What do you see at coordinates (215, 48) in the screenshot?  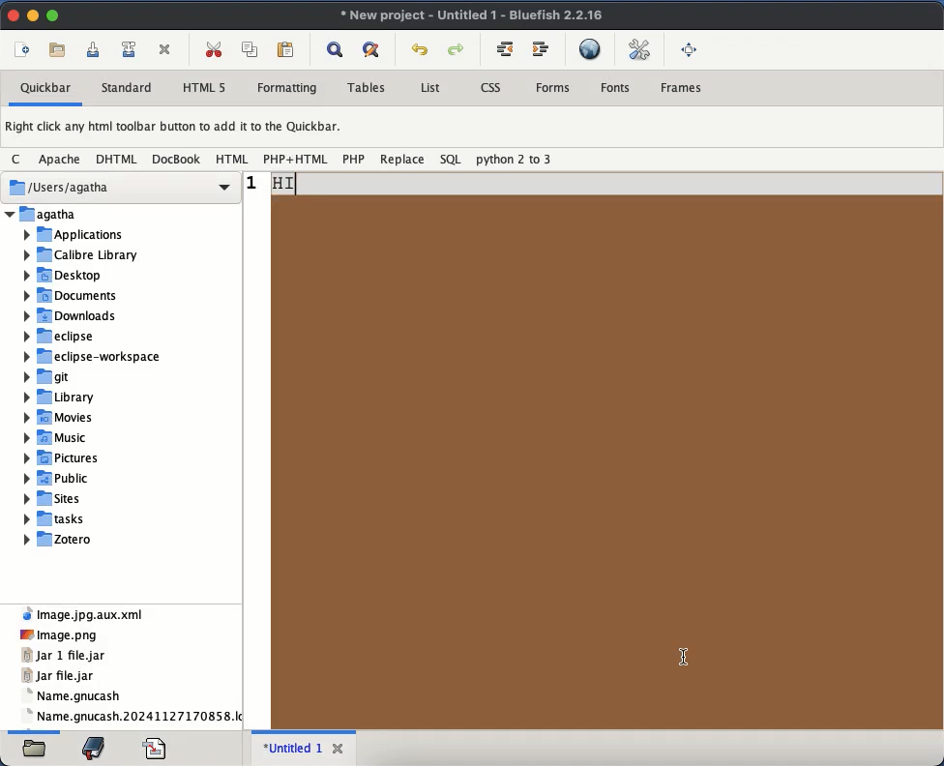 I see `cut` at bounding box center [215, 48].